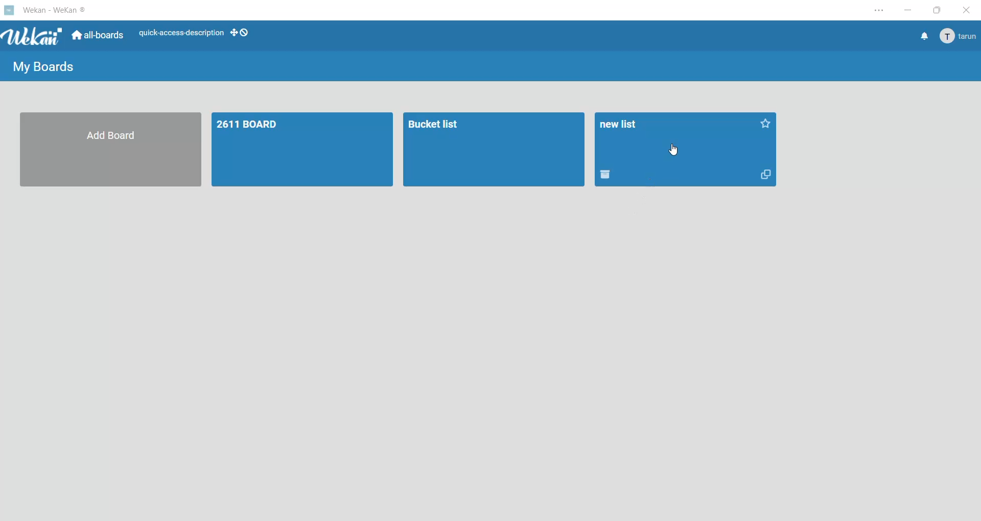 Image resolution: width=981 pixels, height=521 pixels. I want to click on board, so click(300, 150).